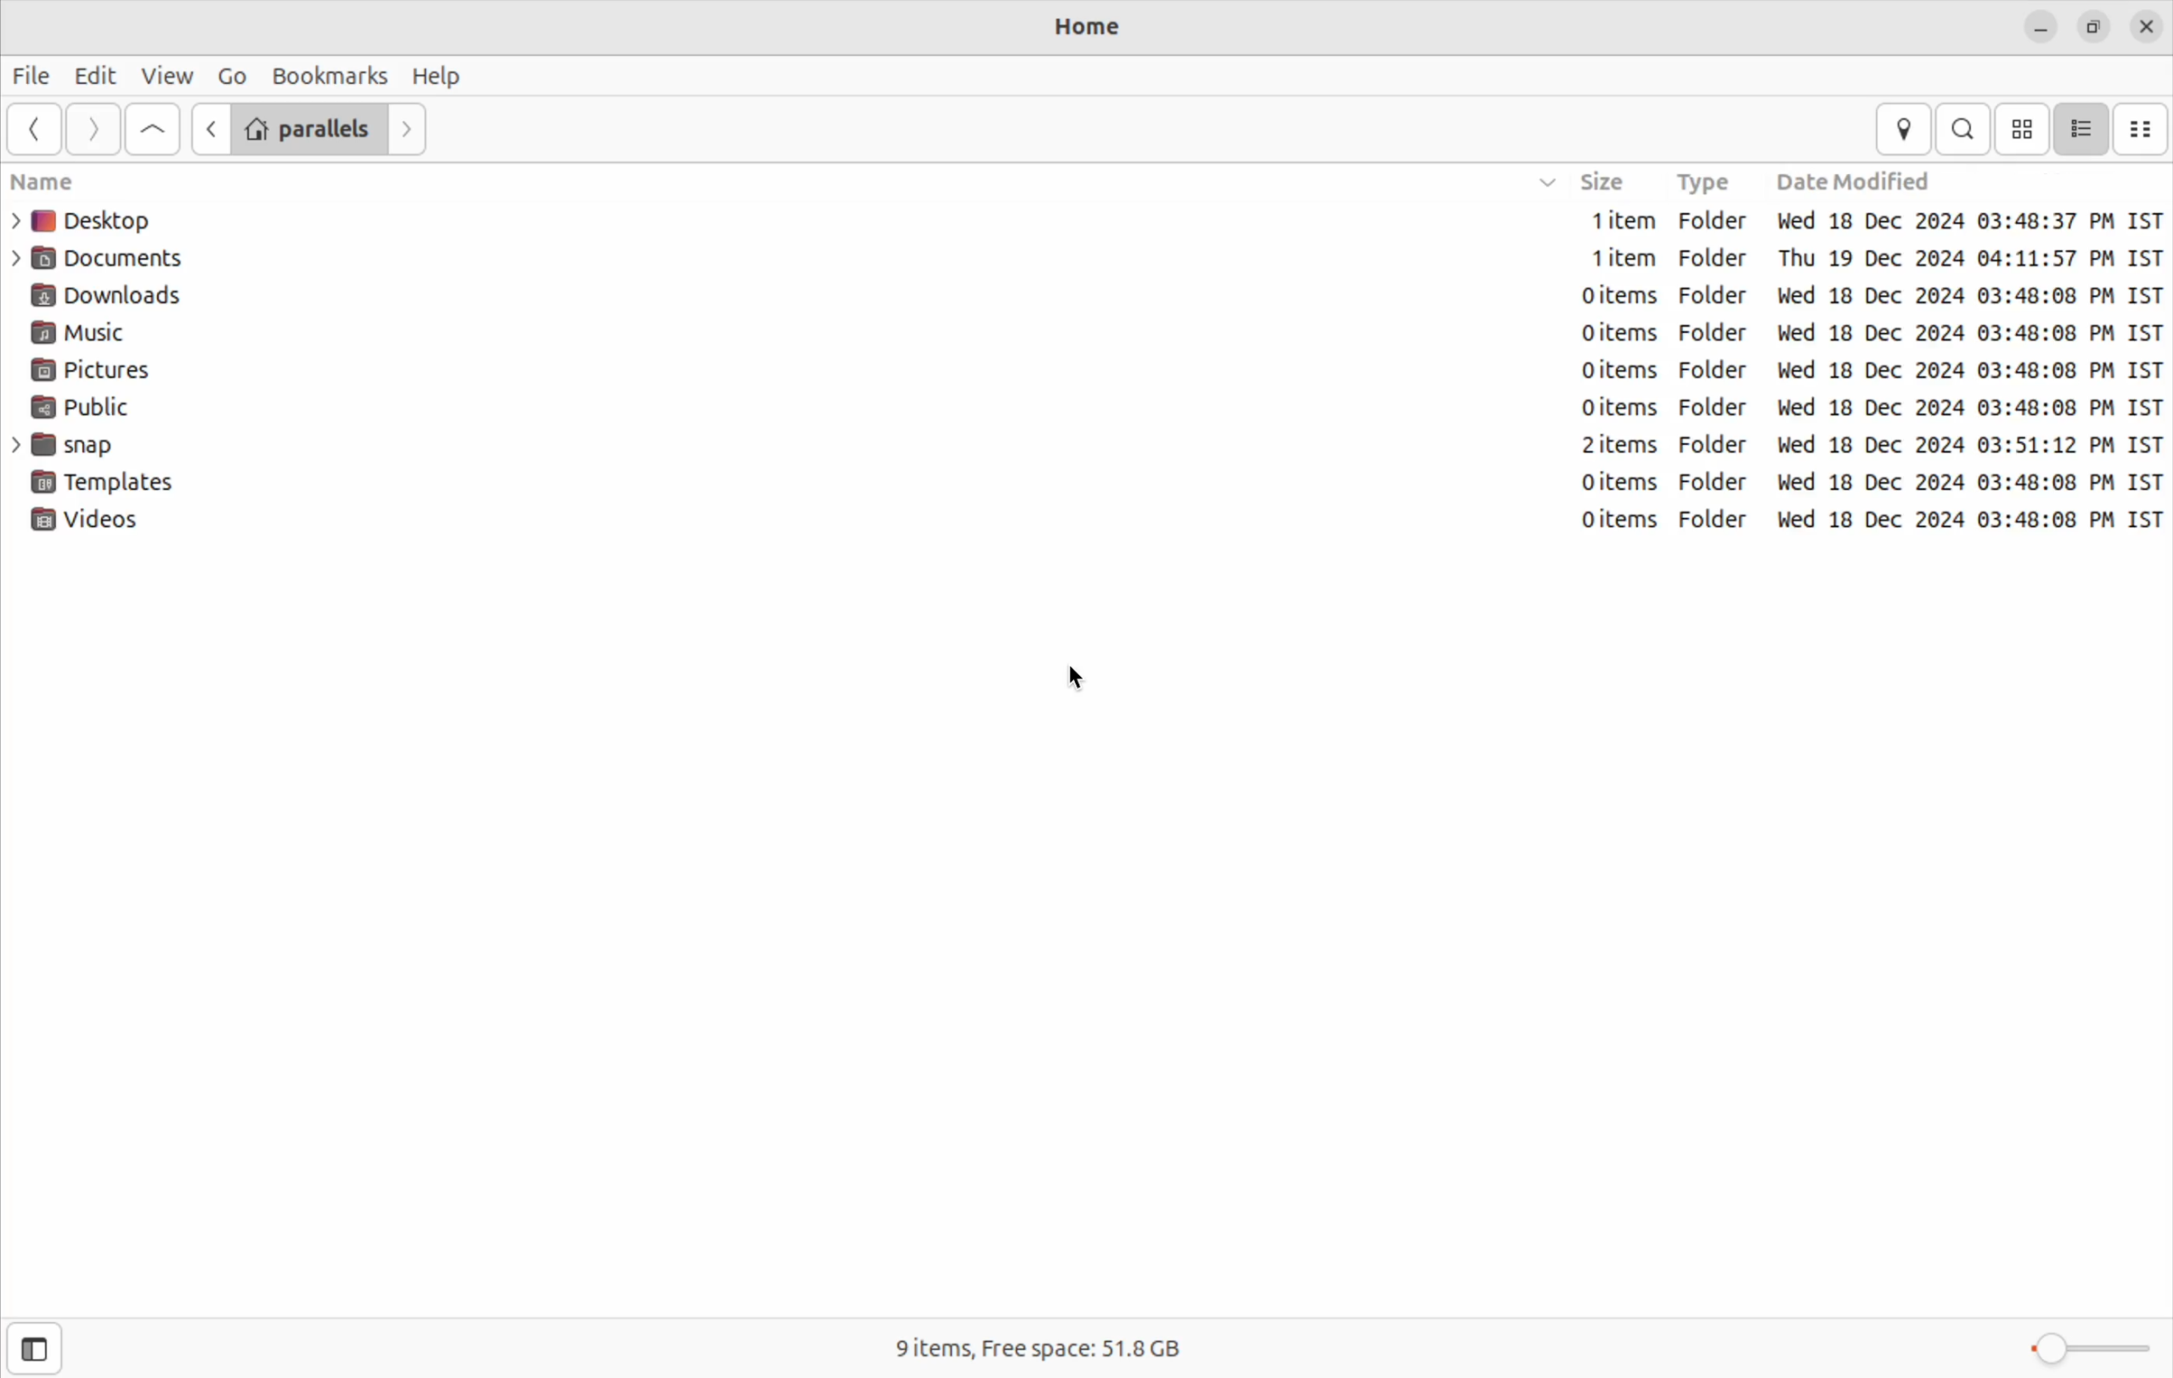 This screenshot has width=2173, height=1378. I want to click on Go next, so click(90, 130).